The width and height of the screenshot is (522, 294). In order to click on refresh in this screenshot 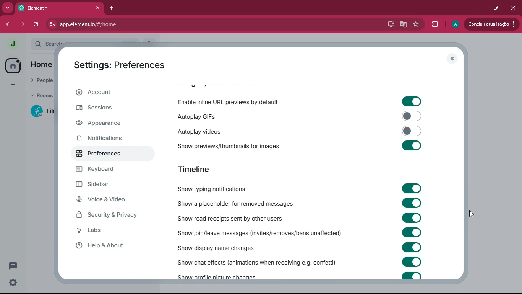, I will do `click(37, 25)`.